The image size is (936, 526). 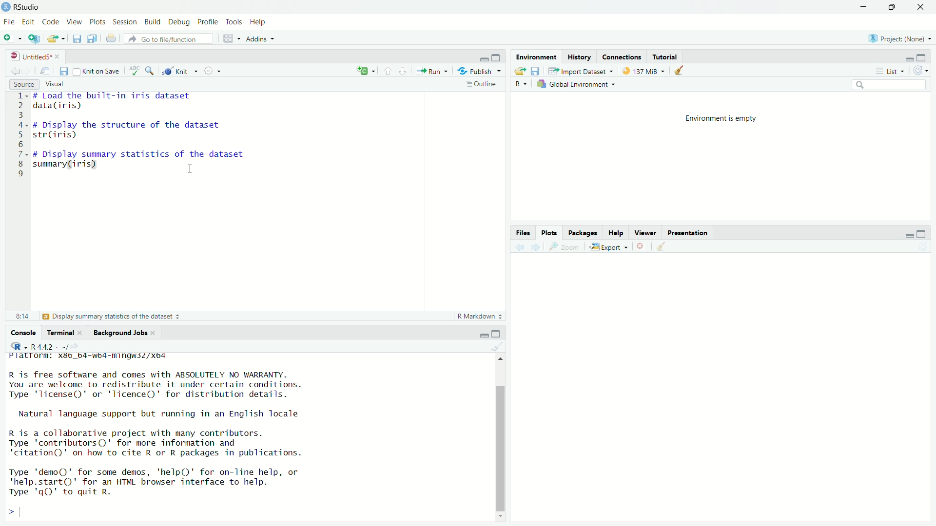 I want to click on Outline, so click(x=484, y=85).